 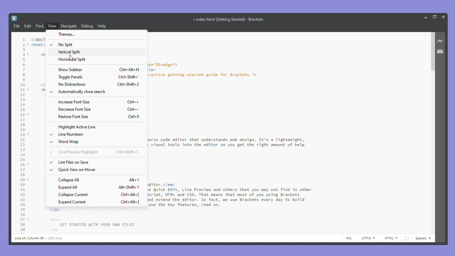 I want to click on Collapse all, so click(x=98, y=180).